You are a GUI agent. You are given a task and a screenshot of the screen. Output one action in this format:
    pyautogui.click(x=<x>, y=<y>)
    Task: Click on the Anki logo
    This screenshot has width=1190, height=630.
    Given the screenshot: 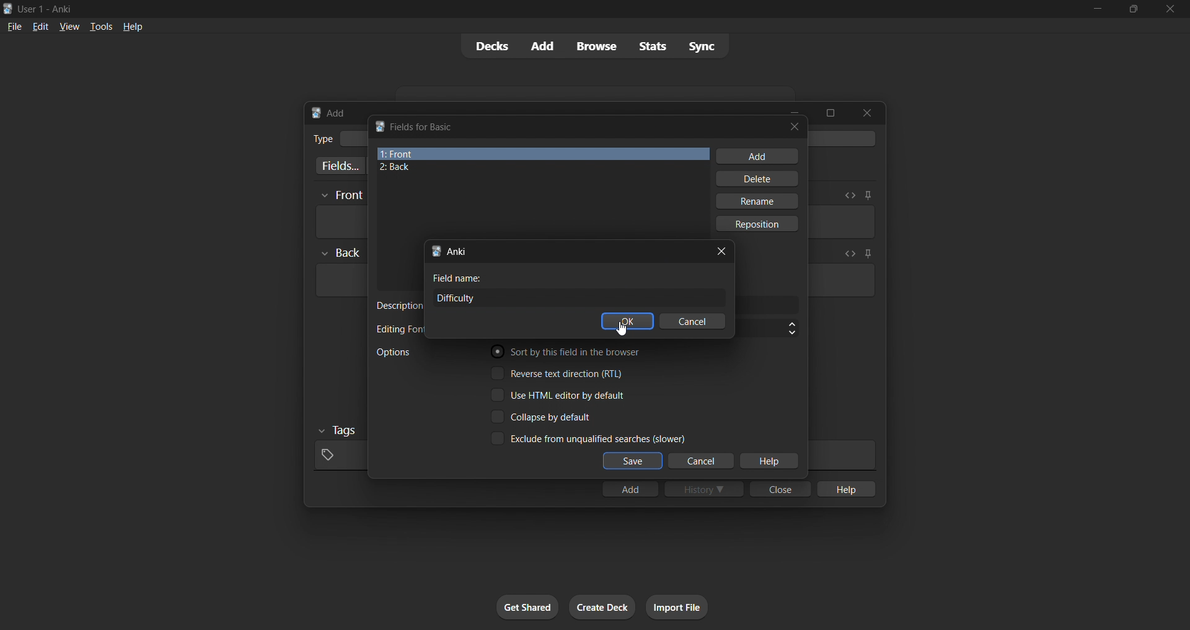 What is the action you would take?
    pyautogui.click(x=379, y=126)
    